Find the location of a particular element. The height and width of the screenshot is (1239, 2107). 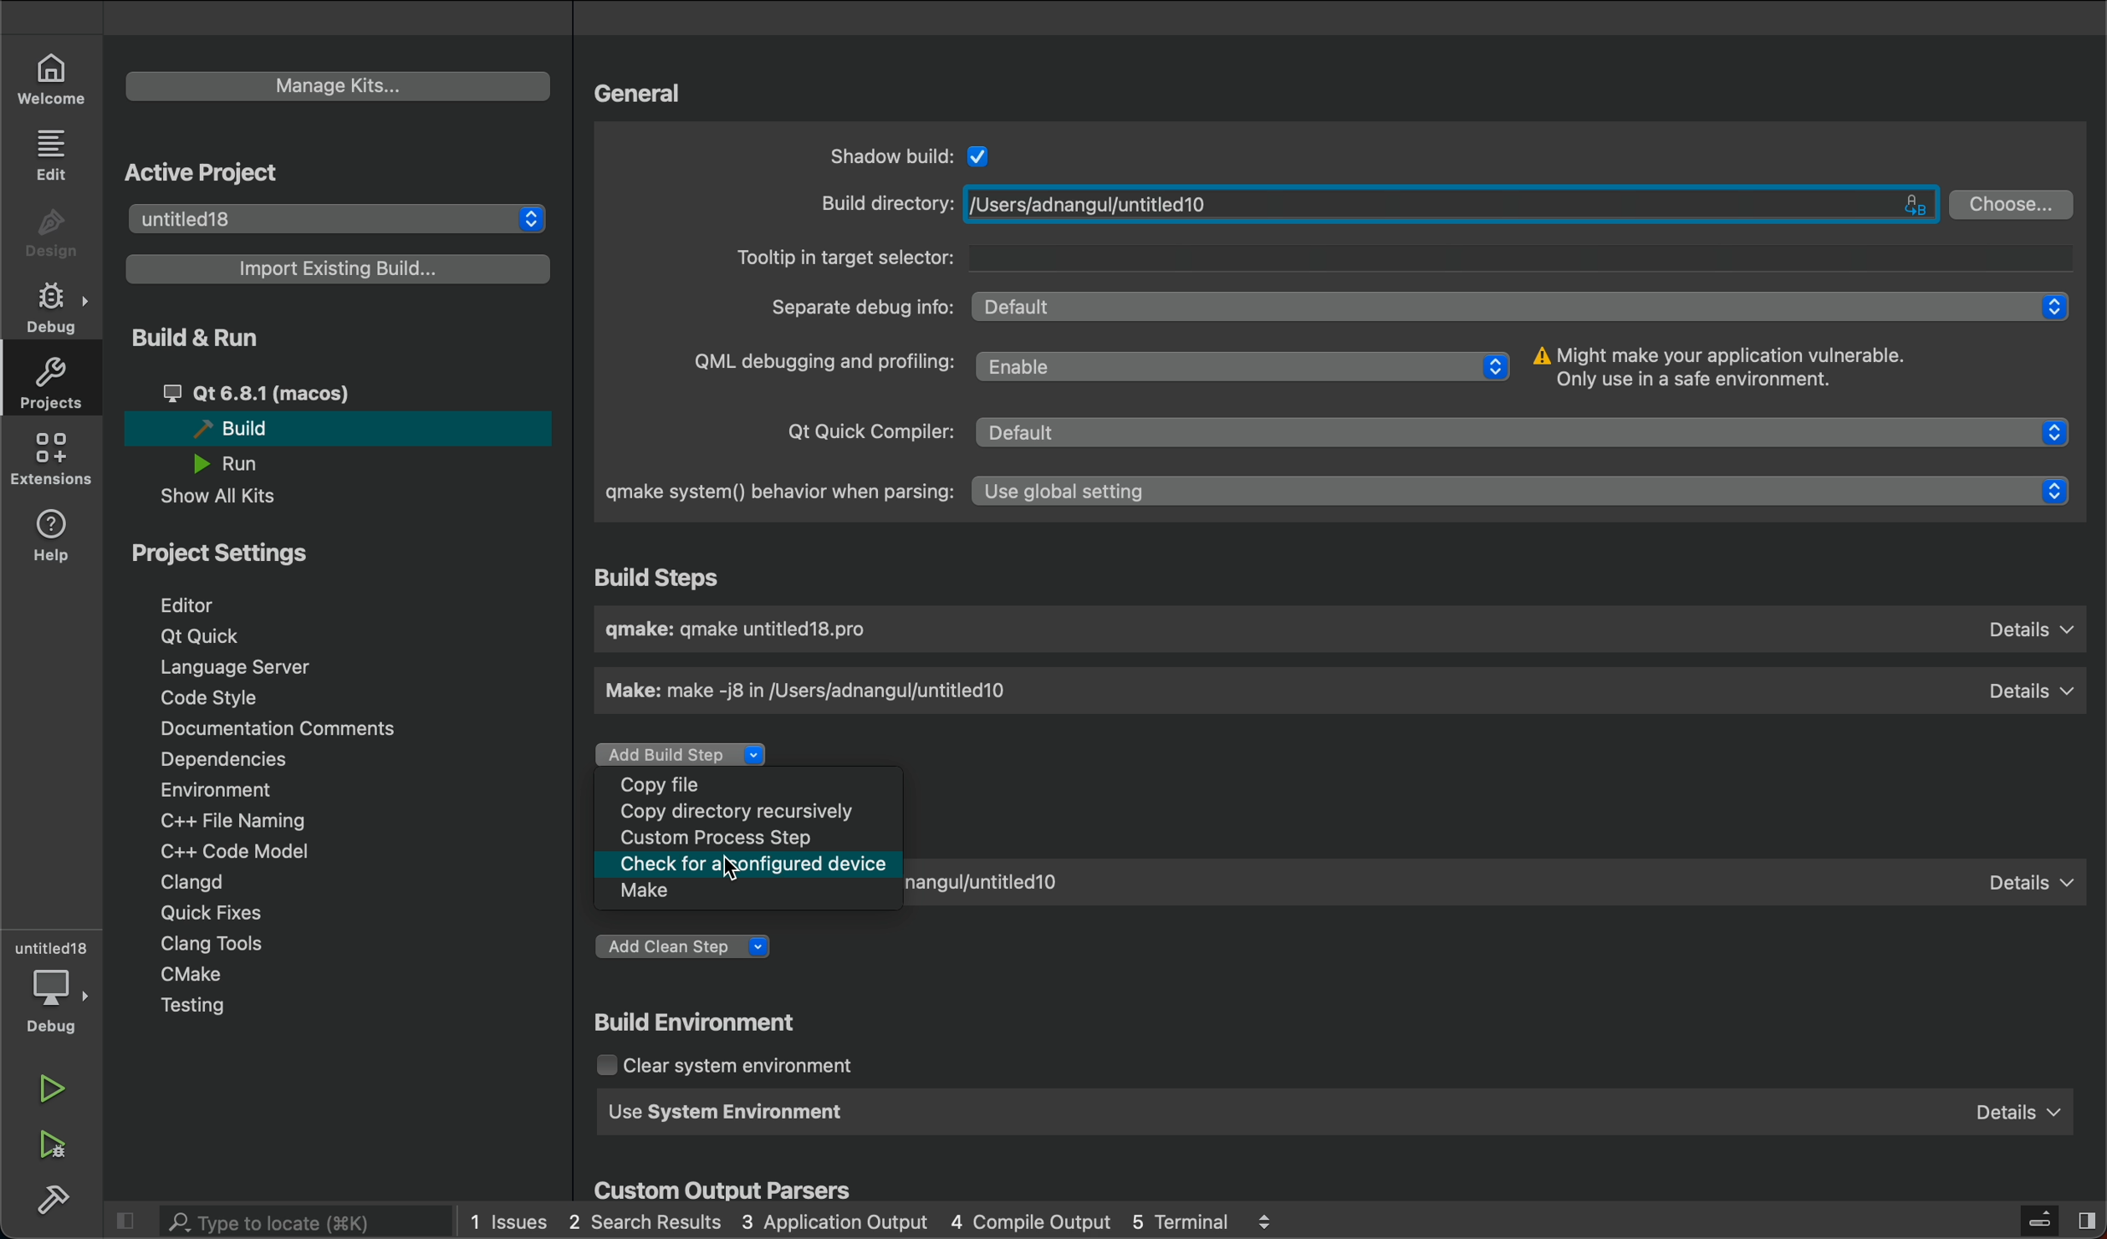

C++ file naming is located at coordinates (273, 823).